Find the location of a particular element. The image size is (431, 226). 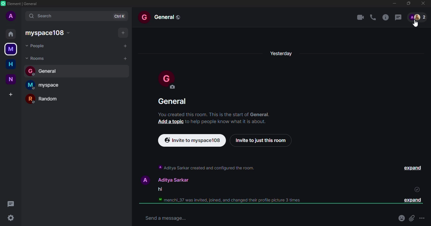

attach is located at coordinates (411, 218).